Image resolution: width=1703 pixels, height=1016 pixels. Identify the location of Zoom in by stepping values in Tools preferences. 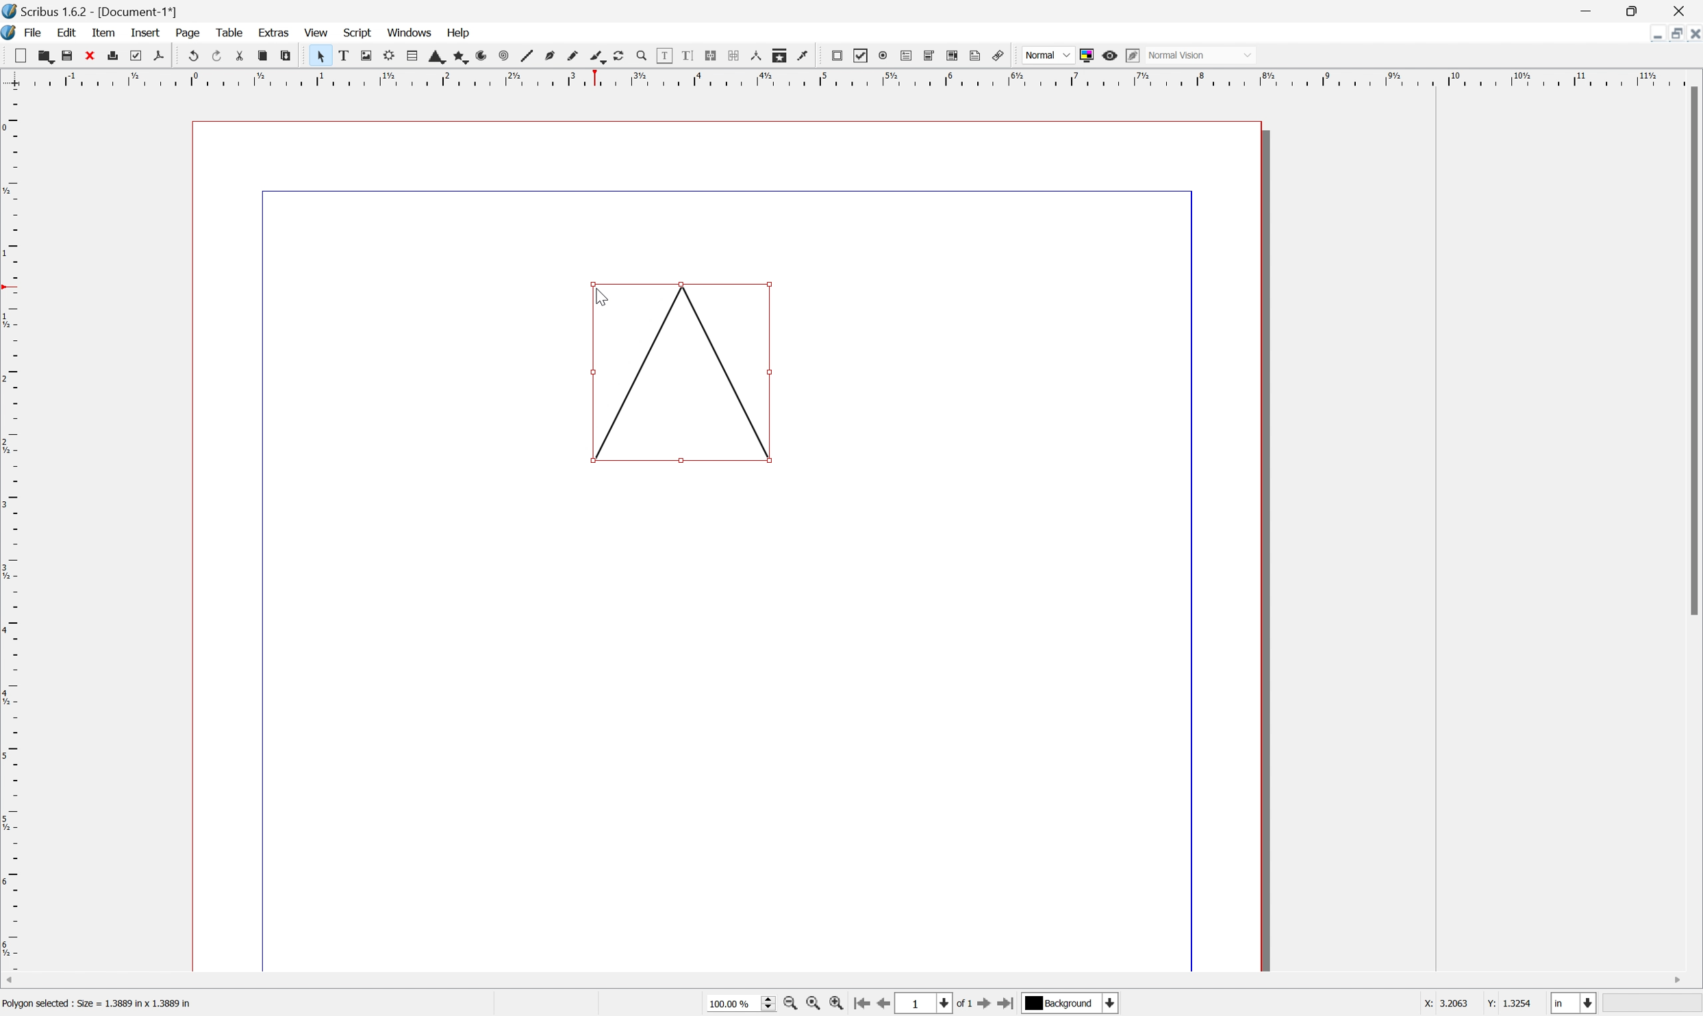
(835, 1004).